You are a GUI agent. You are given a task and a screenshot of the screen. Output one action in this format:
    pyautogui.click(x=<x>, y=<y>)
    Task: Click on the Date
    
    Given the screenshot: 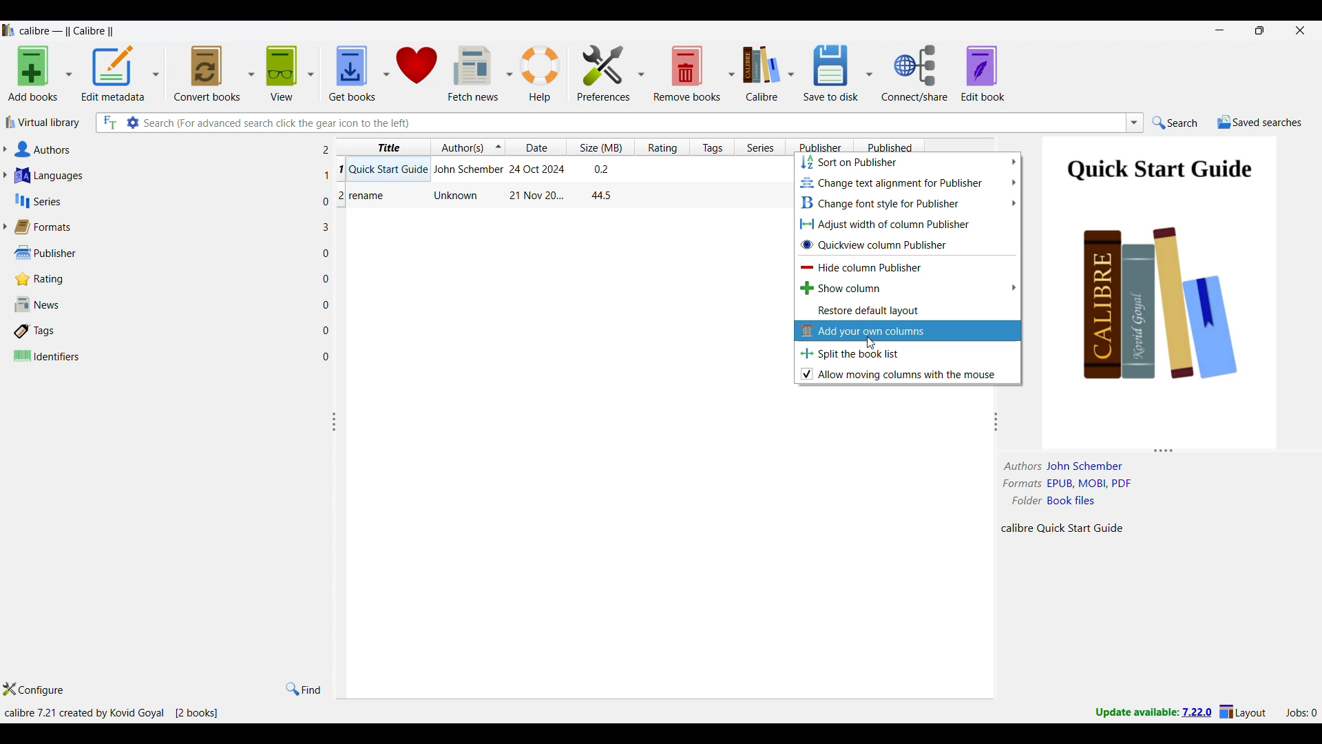 What is the action you would take?
    pyautogui.click(x=538, y=168)
    